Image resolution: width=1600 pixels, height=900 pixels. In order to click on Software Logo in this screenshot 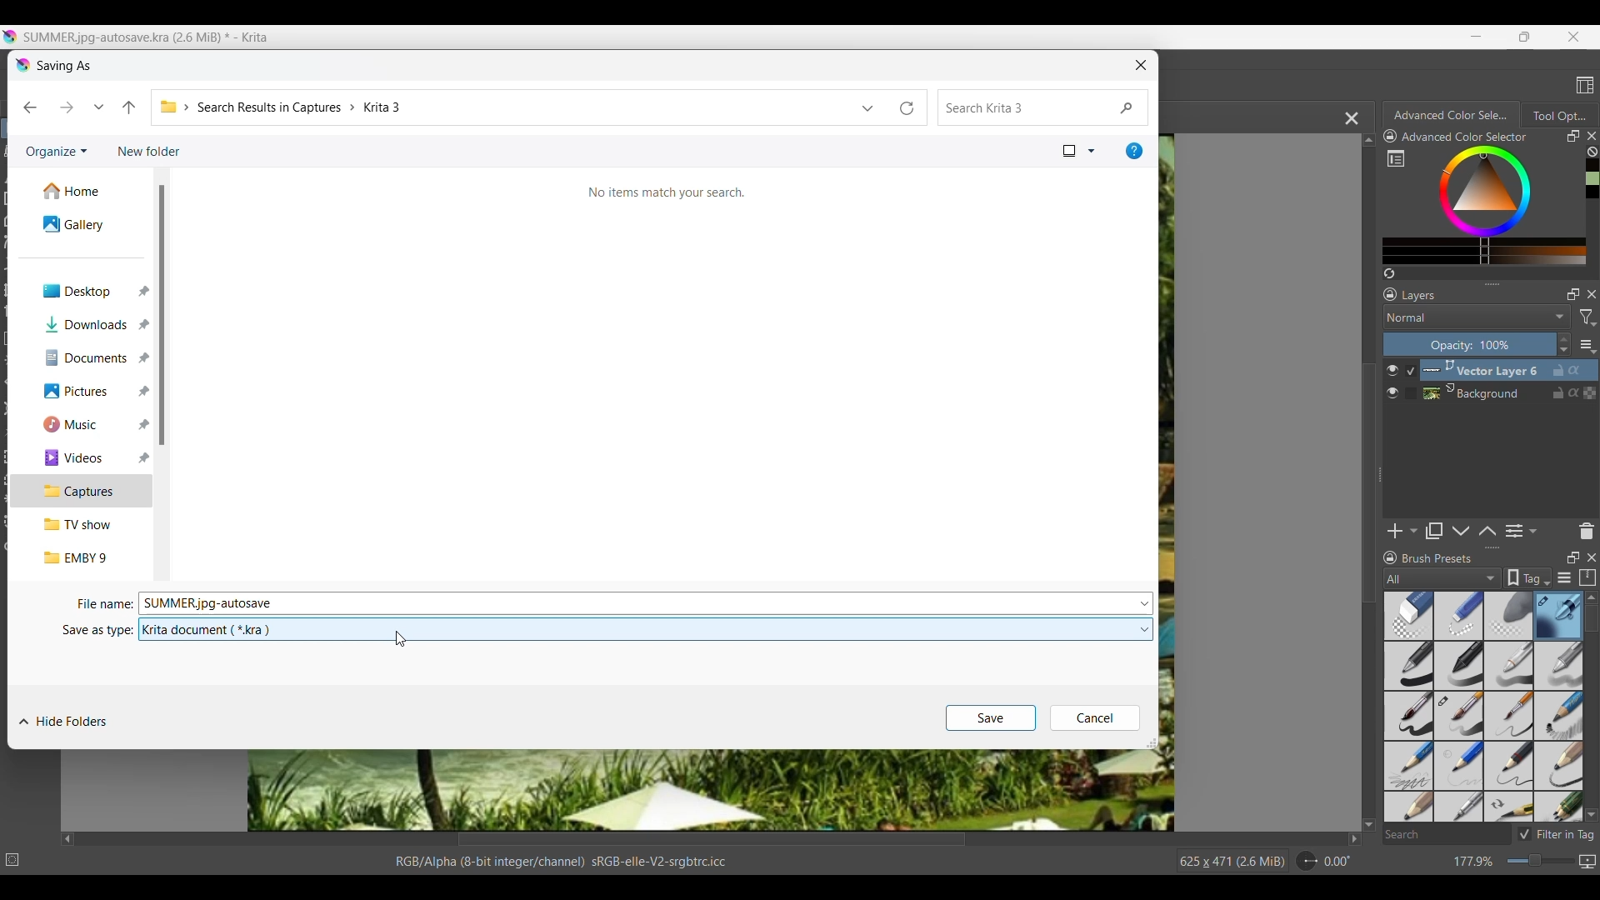, I will do `click(24, 66)`.